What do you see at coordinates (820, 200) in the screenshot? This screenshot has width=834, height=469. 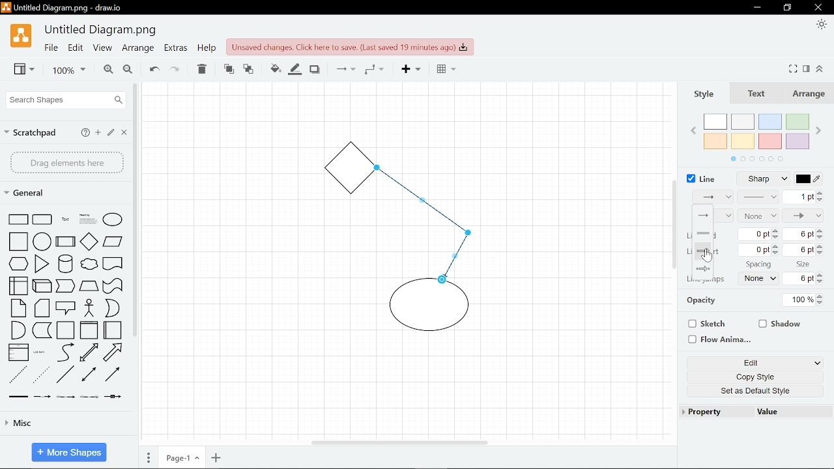 I see `Decrease thickness` at bounding box center [820, 200].